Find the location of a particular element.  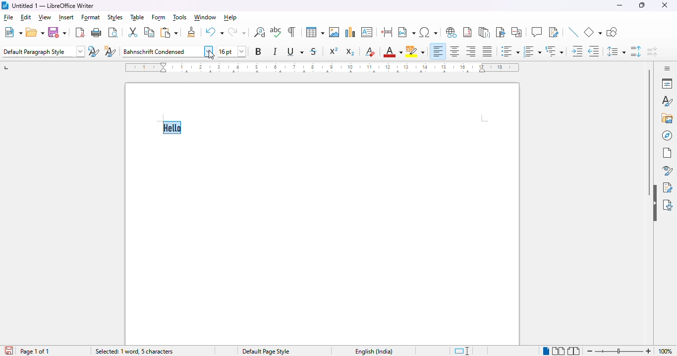

underline is located at coordinates (295, 52).